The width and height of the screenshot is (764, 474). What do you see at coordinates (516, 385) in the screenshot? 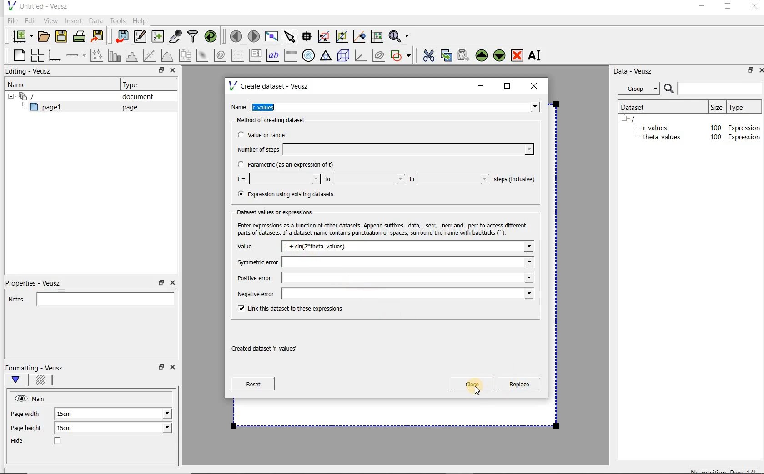
I see `Create` at bounding box center [516, 385].